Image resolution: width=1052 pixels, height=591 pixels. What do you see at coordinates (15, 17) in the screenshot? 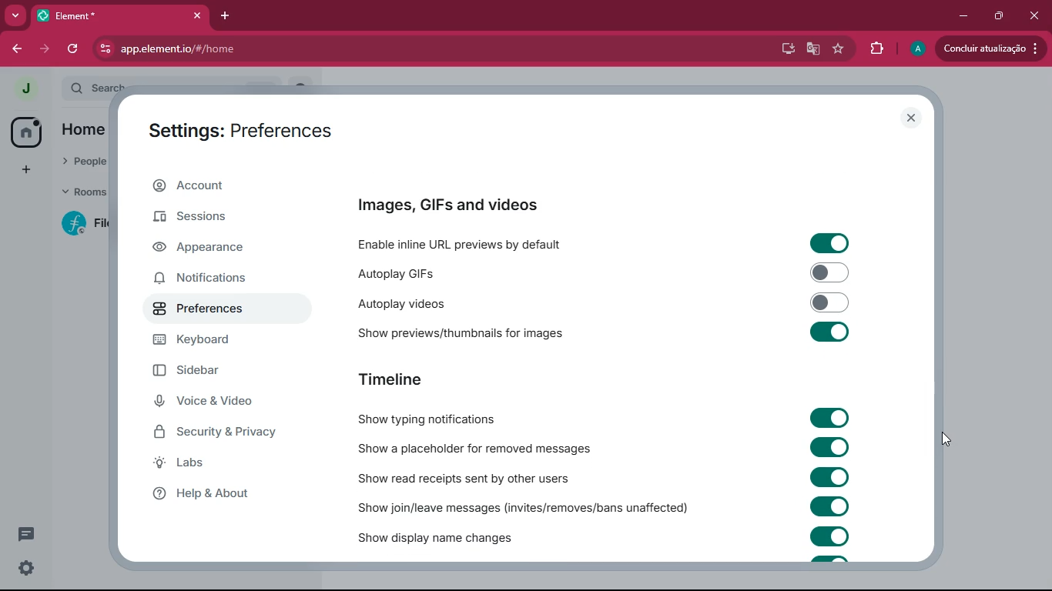
I see `more` at bounding box center [15, 17].